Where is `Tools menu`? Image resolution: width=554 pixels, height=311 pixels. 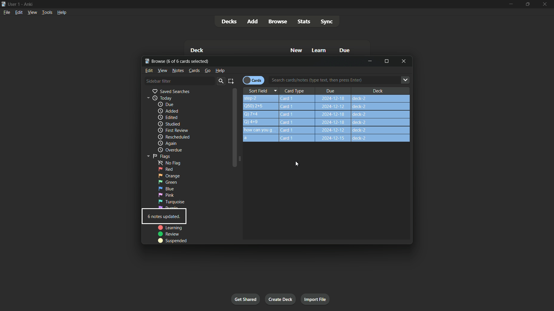
Tools menu is located at coordinates (46, 13).